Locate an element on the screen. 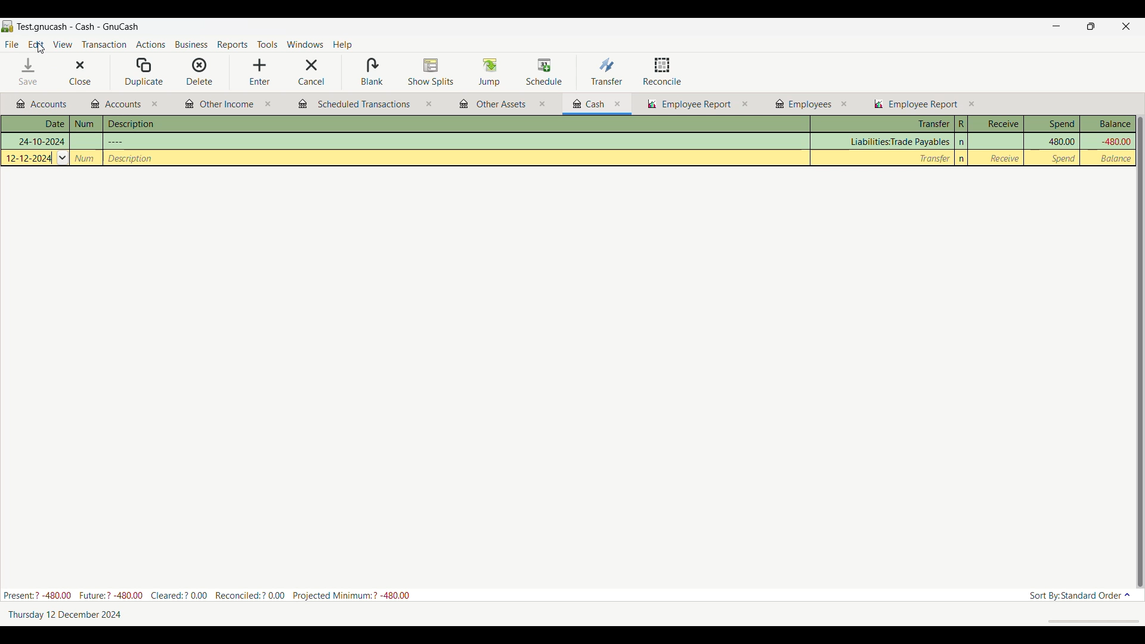  File menu is located at coordinates (11, 45).